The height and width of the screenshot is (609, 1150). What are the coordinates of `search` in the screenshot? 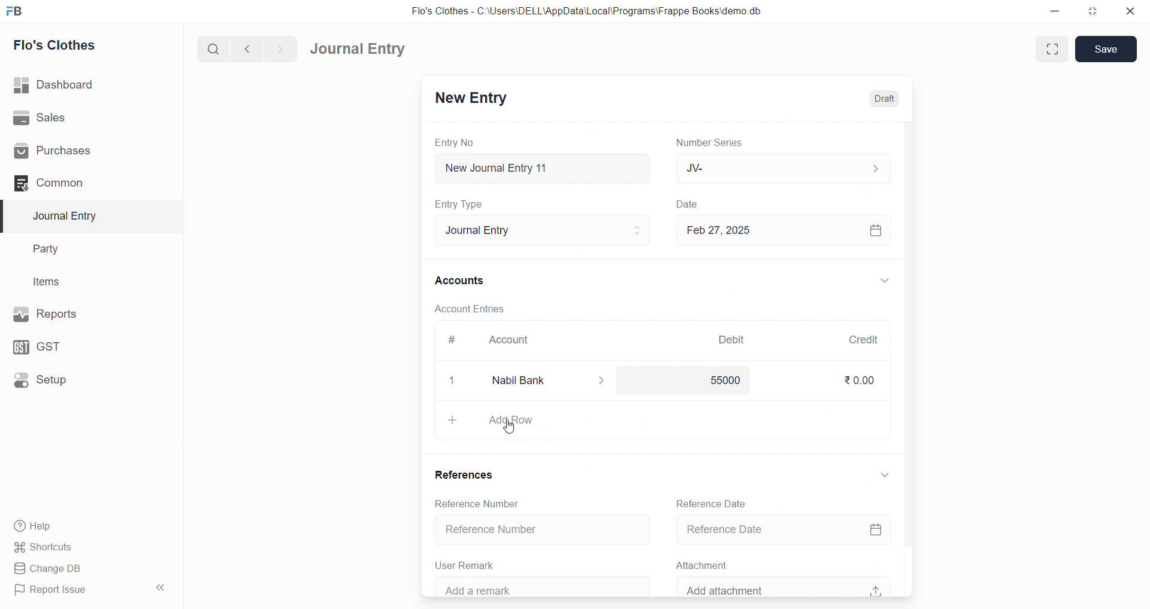 It's located at (211, 50).